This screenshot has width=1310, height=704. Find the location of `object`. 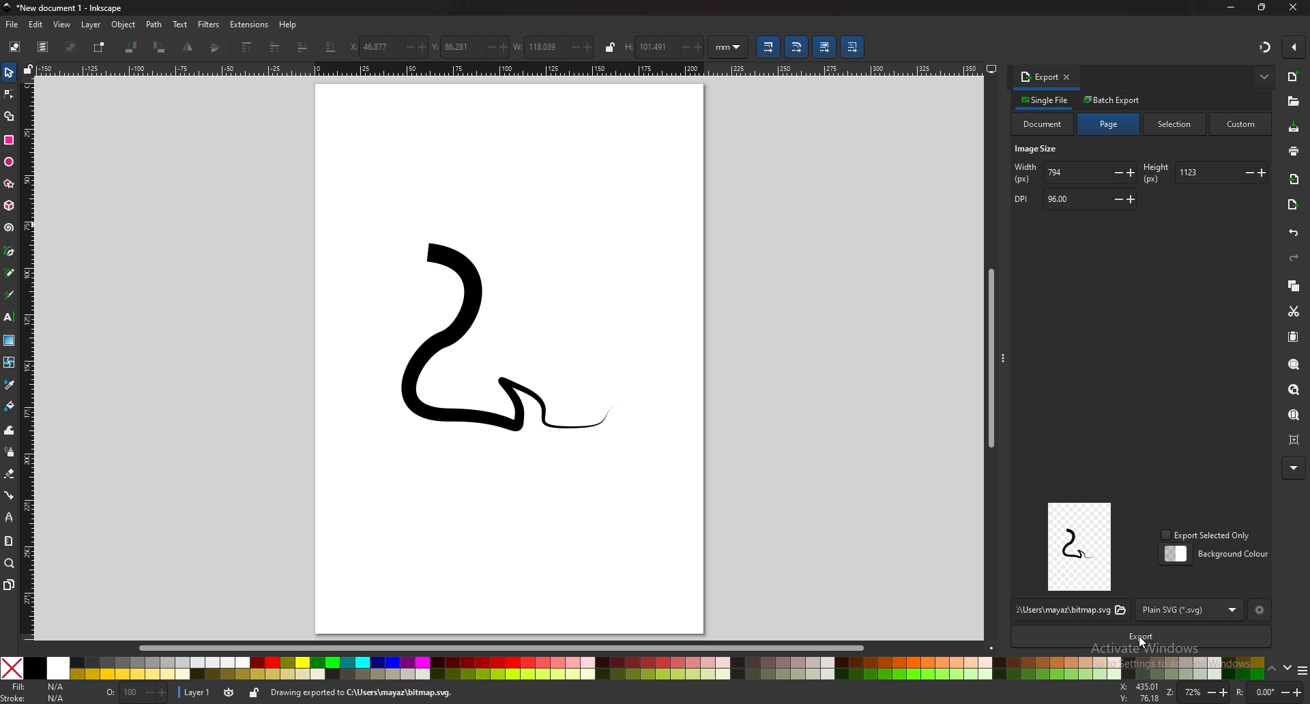

object is located at coordinates (124, 25).